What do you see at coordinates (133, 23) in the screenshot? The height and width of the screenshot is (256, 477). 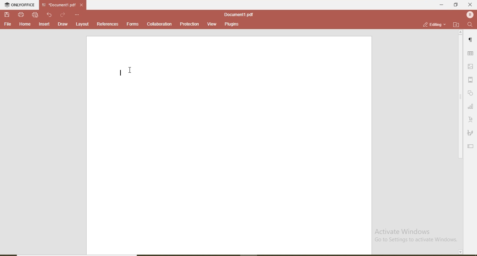 I see `forms` at bounding box center [133, 23].